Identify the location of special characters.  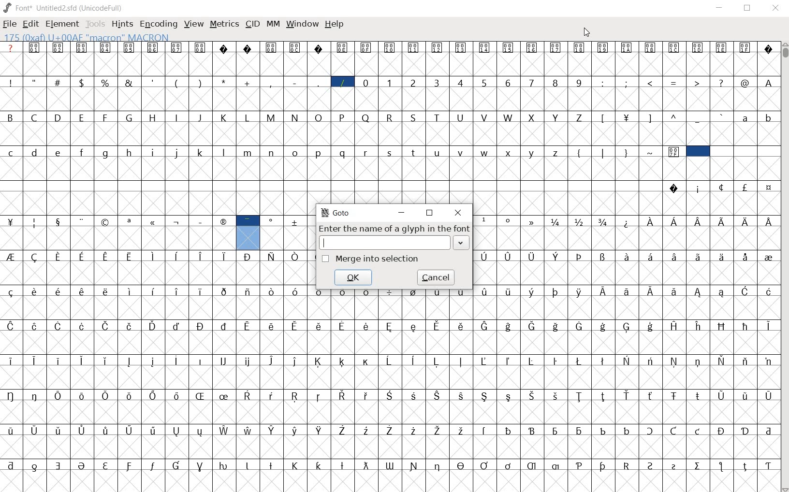
(626, 162).